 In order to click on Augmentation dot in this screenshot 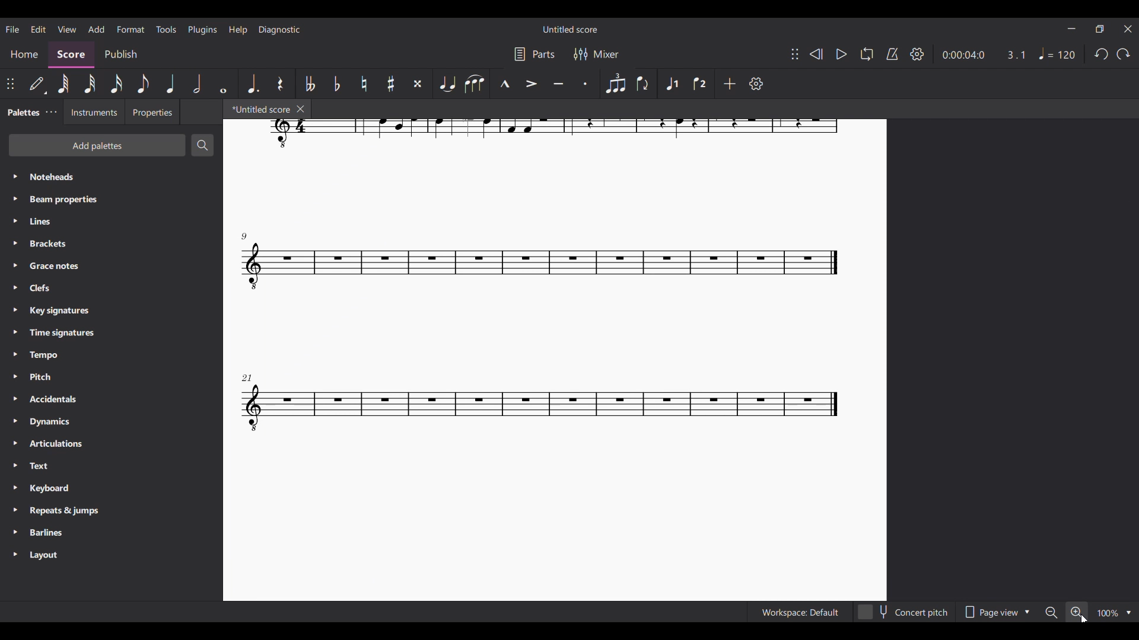, I will do `click(253, 83)`.